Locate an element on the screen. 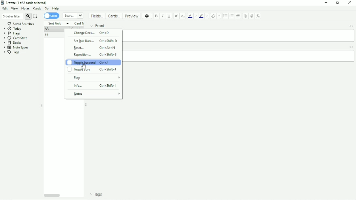 Image resolution: width=356 pixels, height=200 pixels. Change Deck Ctrl + D is located at coordinates (91, 33).